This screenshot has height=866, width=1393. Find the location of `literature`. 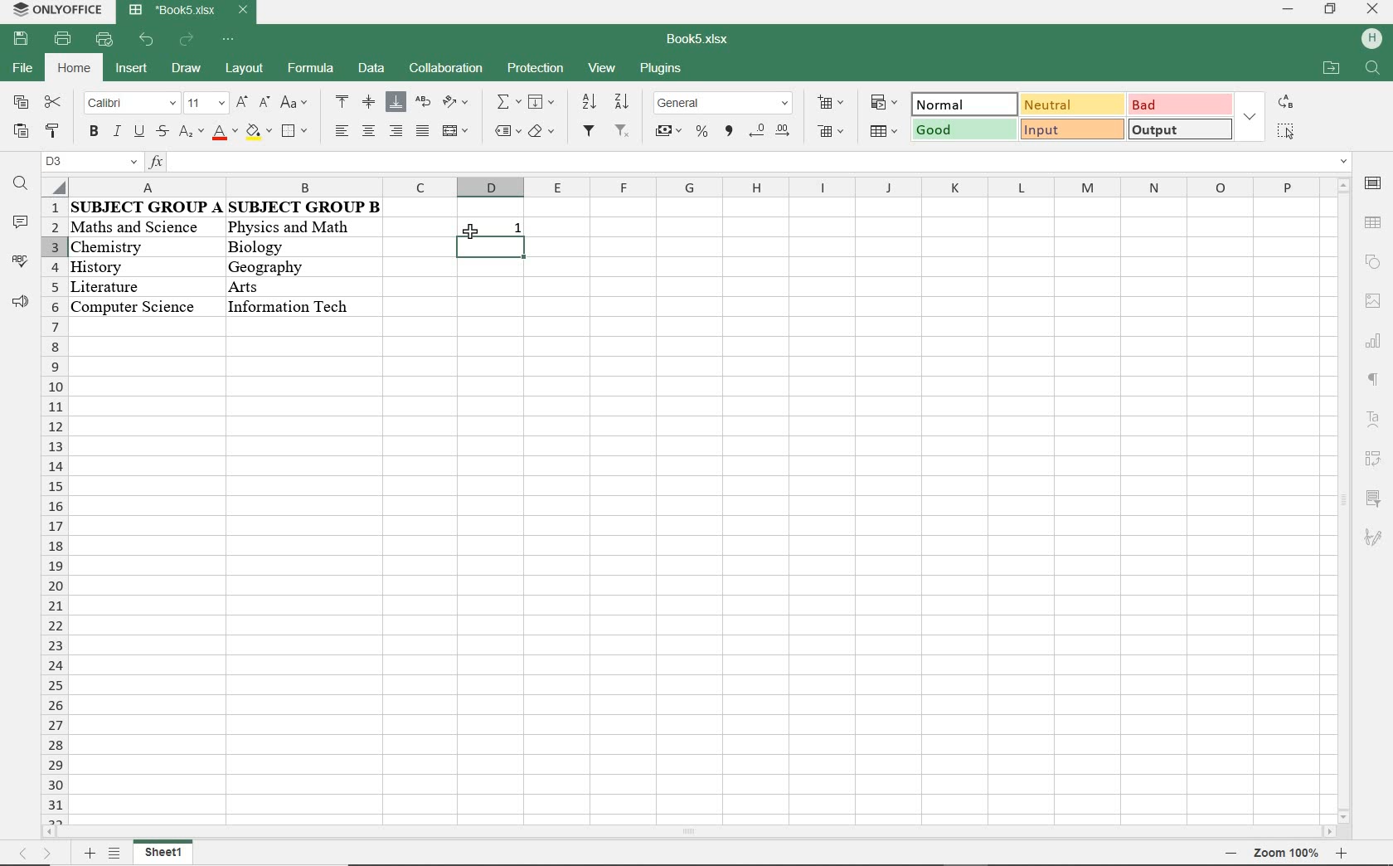

literature is located at coordinates (129, 283).